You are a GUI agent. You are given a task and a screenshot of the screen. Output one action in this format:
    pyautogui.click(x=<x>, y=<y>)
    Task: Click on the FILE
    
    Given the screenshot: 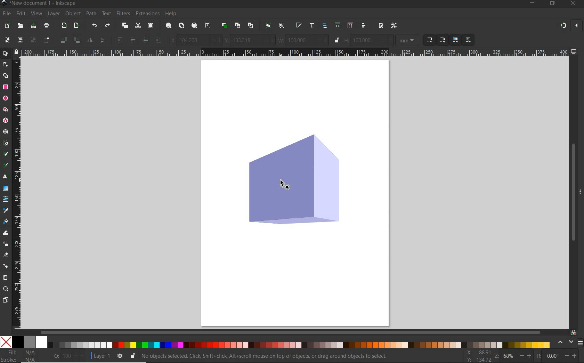 What is the action you would take?
    pyautogui.click(x=6, y=14)
    